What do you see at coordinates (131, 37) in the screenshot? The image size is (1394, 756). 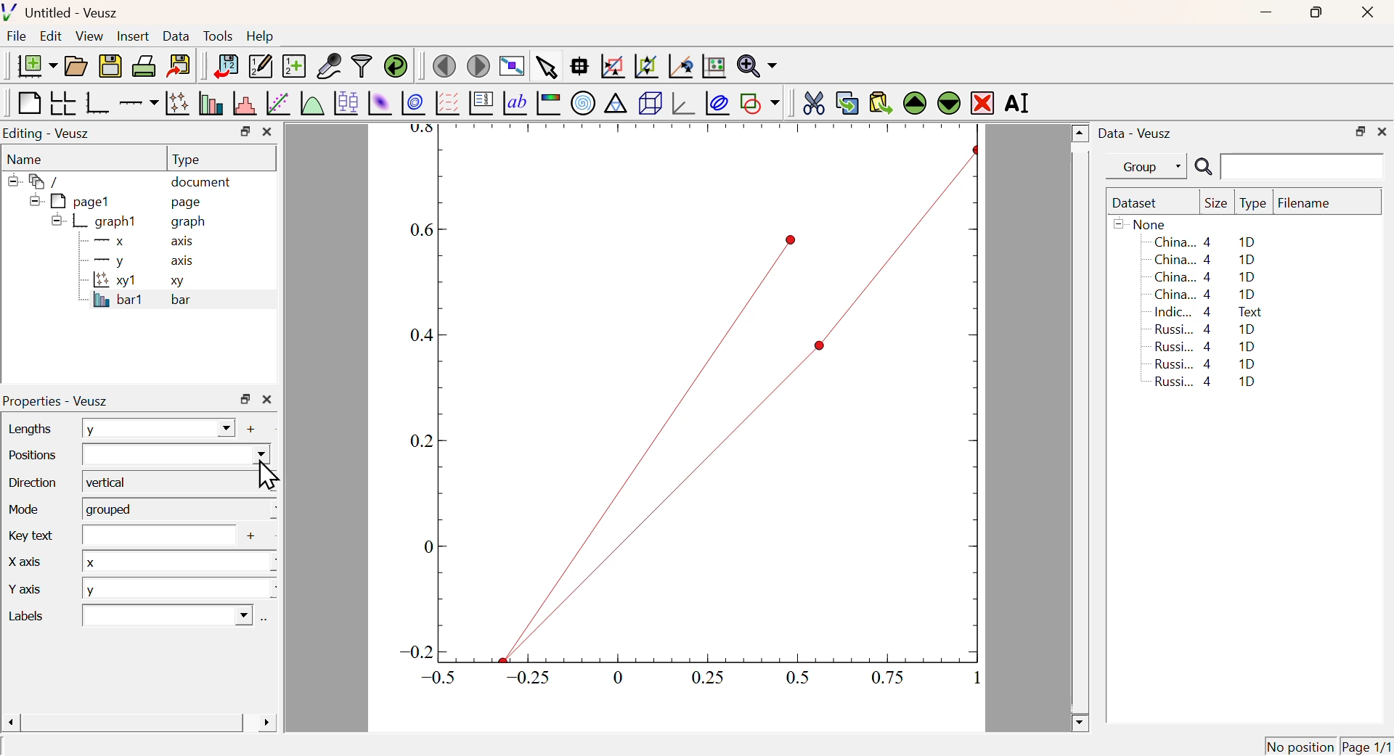 I see `Insert` at bounding box center [131, 37].